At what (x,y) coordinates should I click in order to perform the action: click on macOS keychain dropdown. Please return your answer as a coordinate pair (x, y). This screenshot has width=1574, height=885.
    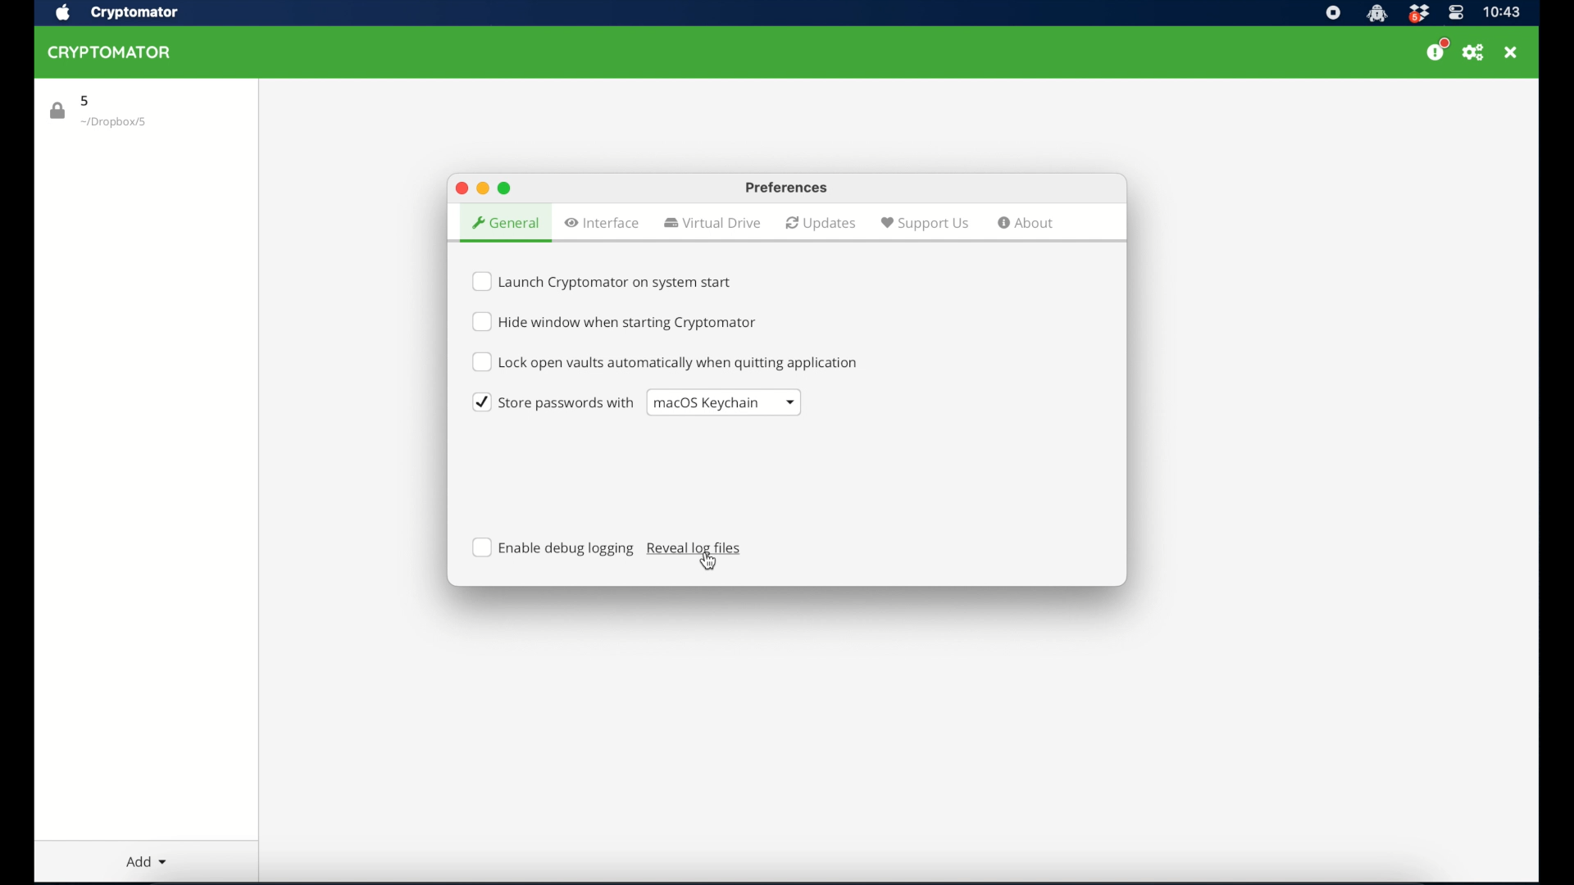
    Looking at the image, I should click on (726, 403).